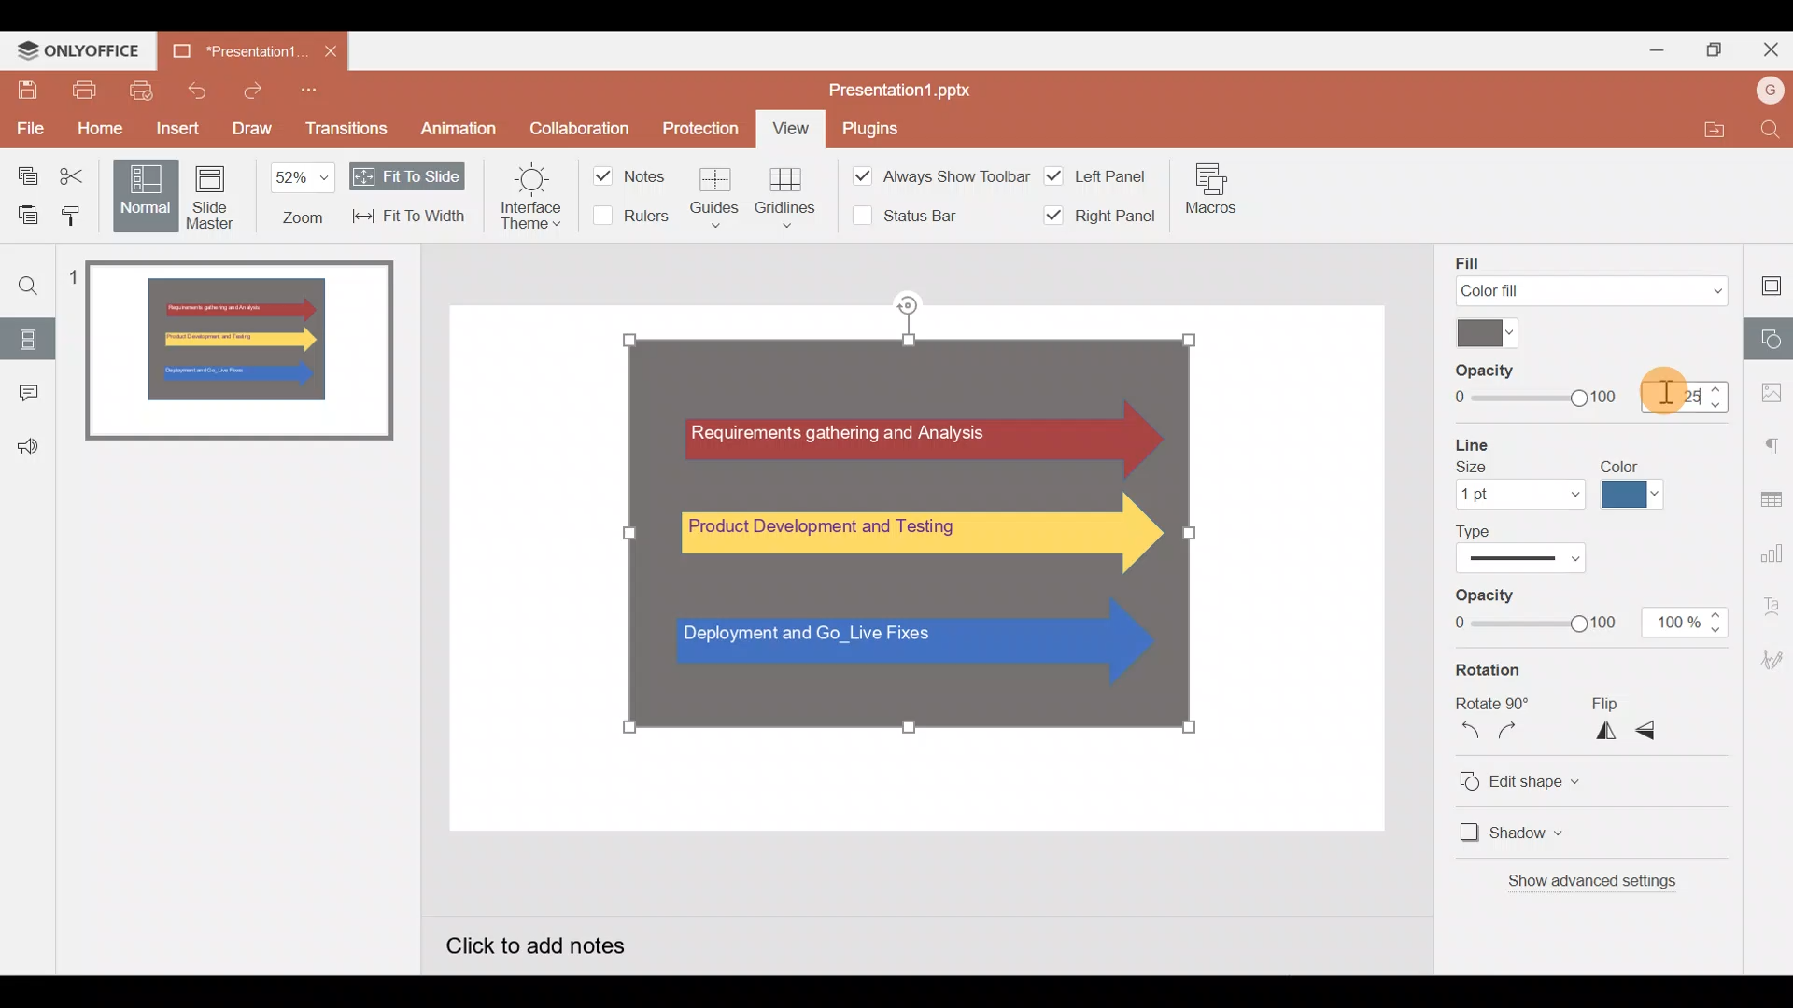 The width and height of the screenshot is (1793, 1008). Describe the element at coordinates (557, 943) in the screenshot. I see `Click to add notes` at that location.